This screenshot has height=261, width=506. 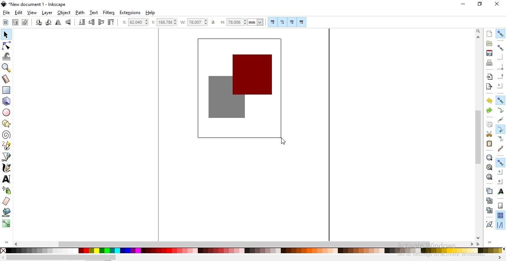 What do you see at coordinates (7, 113) in the screenshot?
I see `create circles, arcs and ellipses` at bounding box center [7, 113].